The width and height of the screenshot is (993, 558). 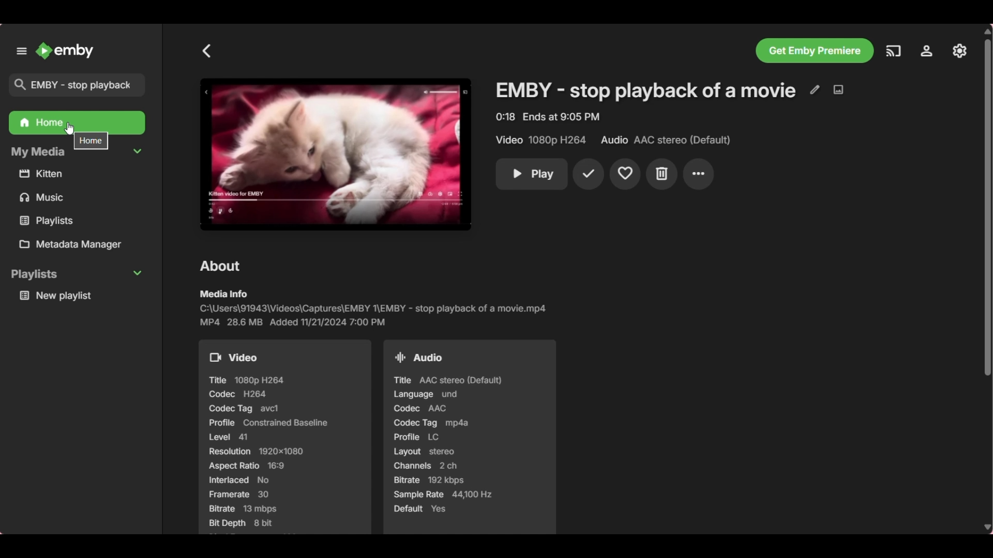 What do you see at coordinates (267, 451) in the screenshot?
I see `Title 1080p H264
Codec H264

Codec Tag avcl
Profile Constrained Baseline
Level 41

Resolution 1920x1080
Aspect Ratio 16:9
Interlaced No
Framerate 30
Bitrate 13 mbps

Bit Depth 8 bit` at bounding box center [267, 451].